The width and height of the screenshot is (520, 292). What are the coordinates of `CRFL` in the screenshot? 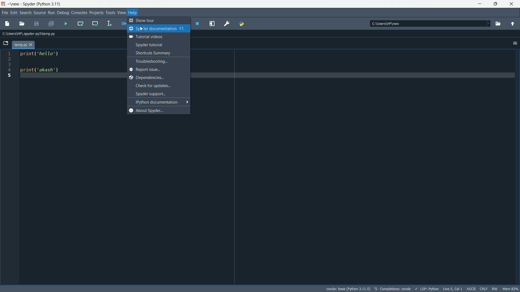 It's located at (484, 289).